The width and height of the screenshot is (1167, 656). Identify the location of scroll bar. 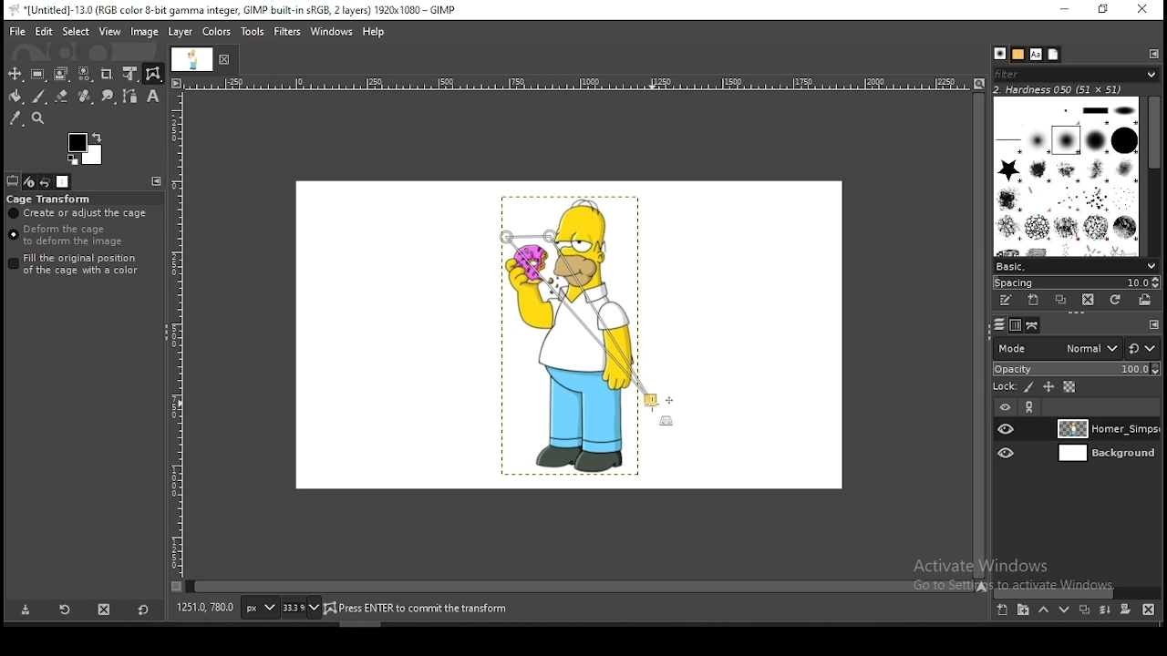
(1152, 173).